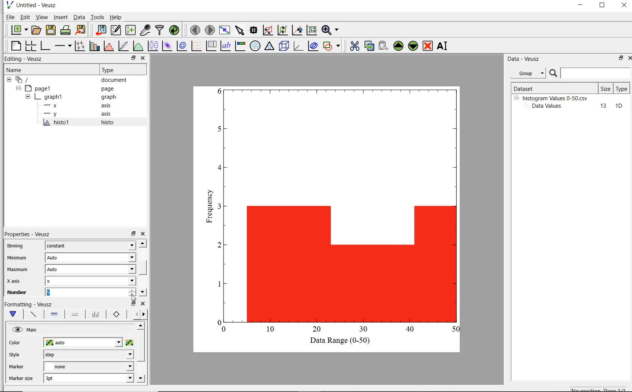 Image resolution: width=632 pixels, height=392 pixels. Describe the element at coordinates (85, 292) in the screenshot. I see ` 5` at that location.